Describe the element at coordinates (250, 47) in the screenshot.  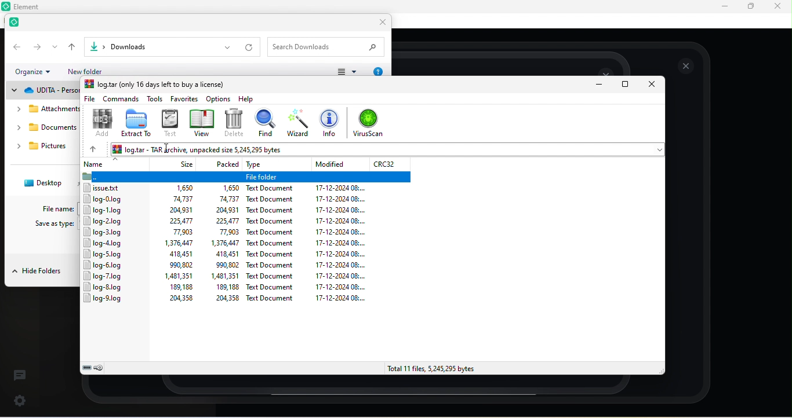
I see `refresh` at that location.